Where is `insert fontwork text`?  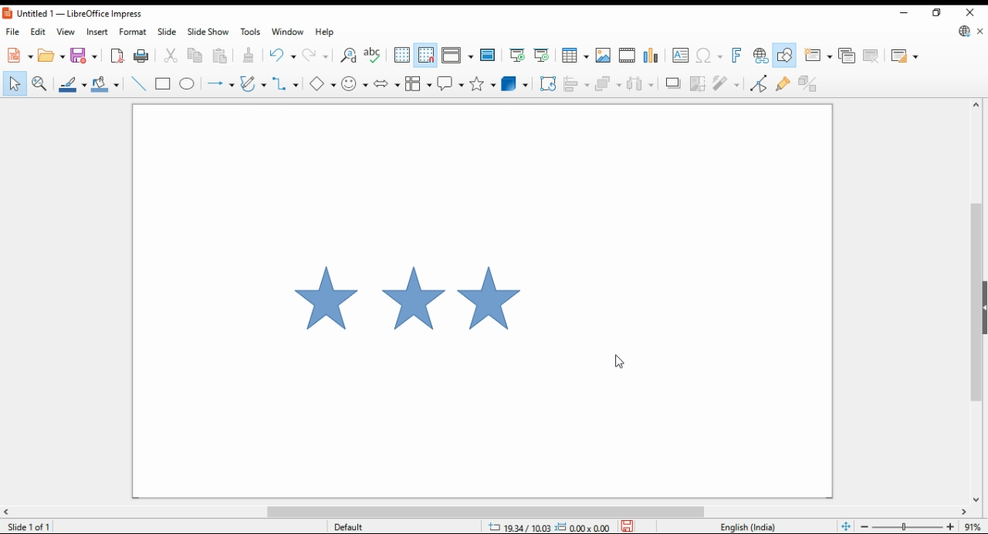
insert fontwork text is located at coordinates (736, 55).